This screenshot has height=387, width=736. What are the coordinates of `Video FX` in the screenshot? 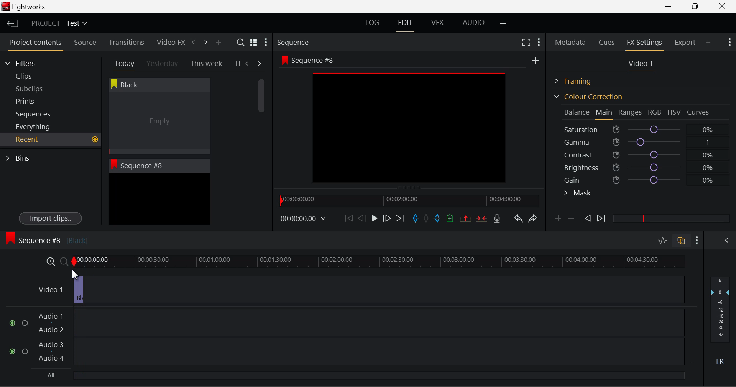 It's located at (169, 42).